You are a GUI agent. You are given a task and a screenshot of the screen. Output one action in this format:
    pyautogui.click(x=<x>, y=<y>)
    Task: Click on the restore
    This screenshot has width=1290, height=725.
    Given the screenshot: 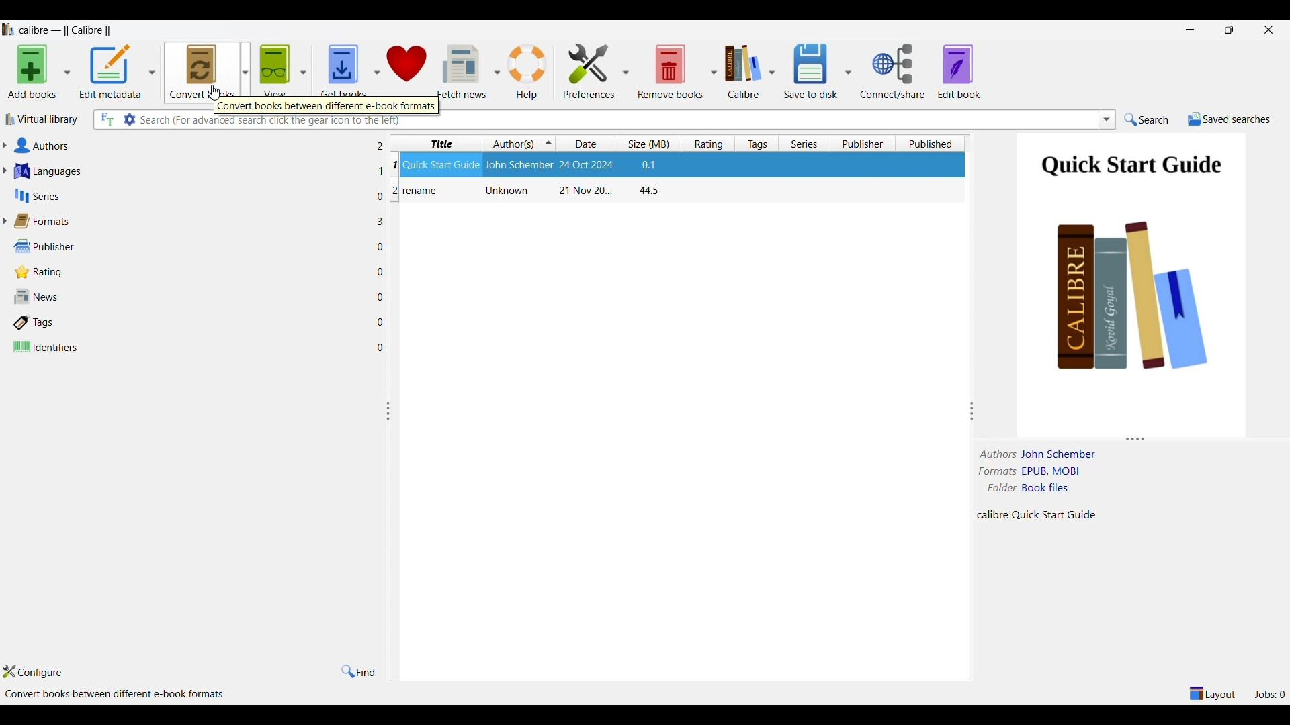 What is the action you would take?
    pyautogui.click(x=1230, y=30)
    